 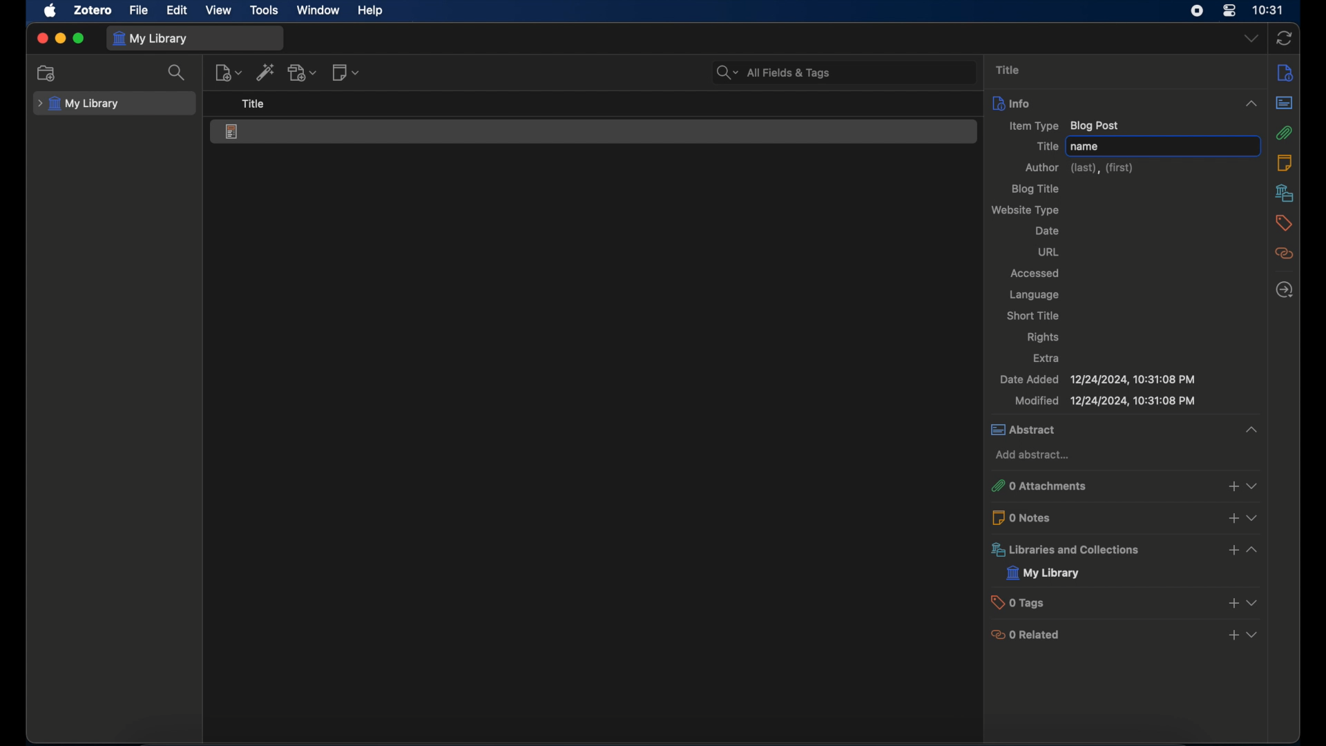 What do you see at coordinates (152, 39) in the screenshot?
I see `my library` at bounding box center [152, 39].